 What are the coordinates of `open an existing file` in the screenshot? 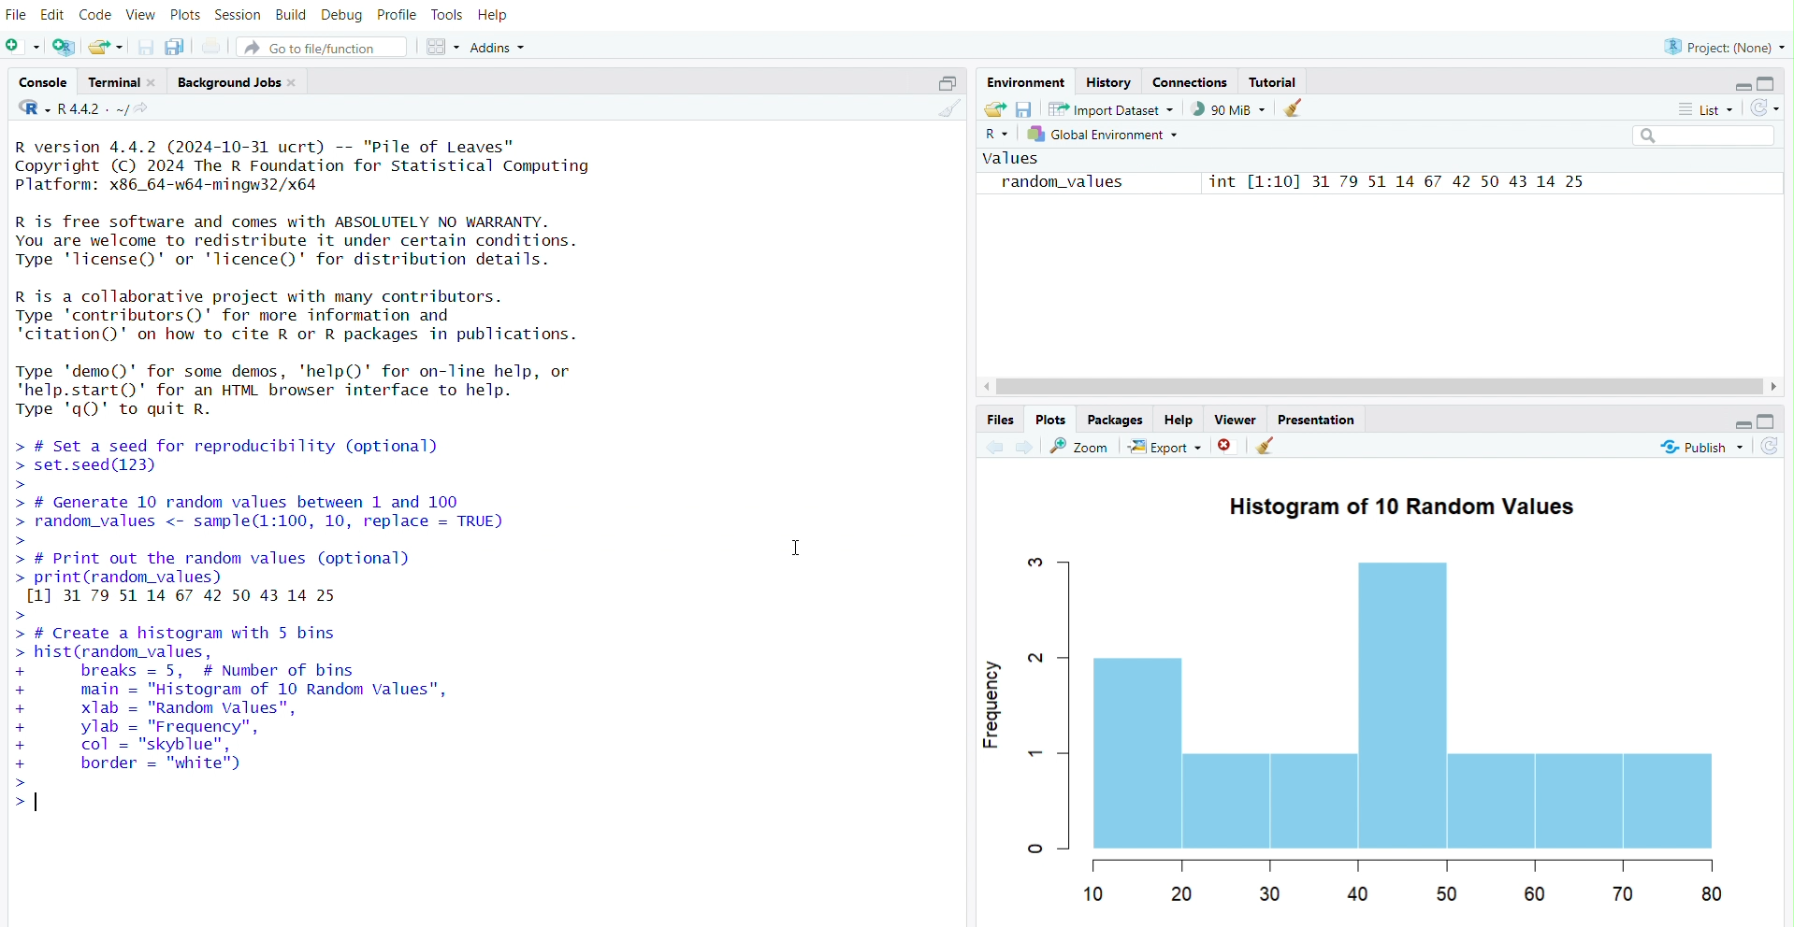 It's located at (104, 46).